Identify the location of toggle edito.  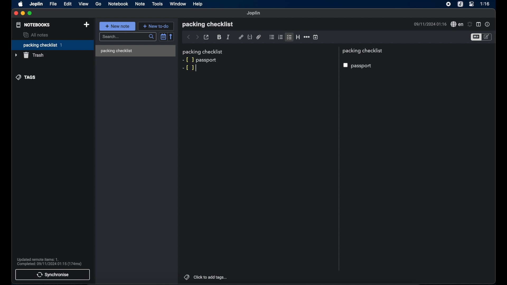
(487, 37).